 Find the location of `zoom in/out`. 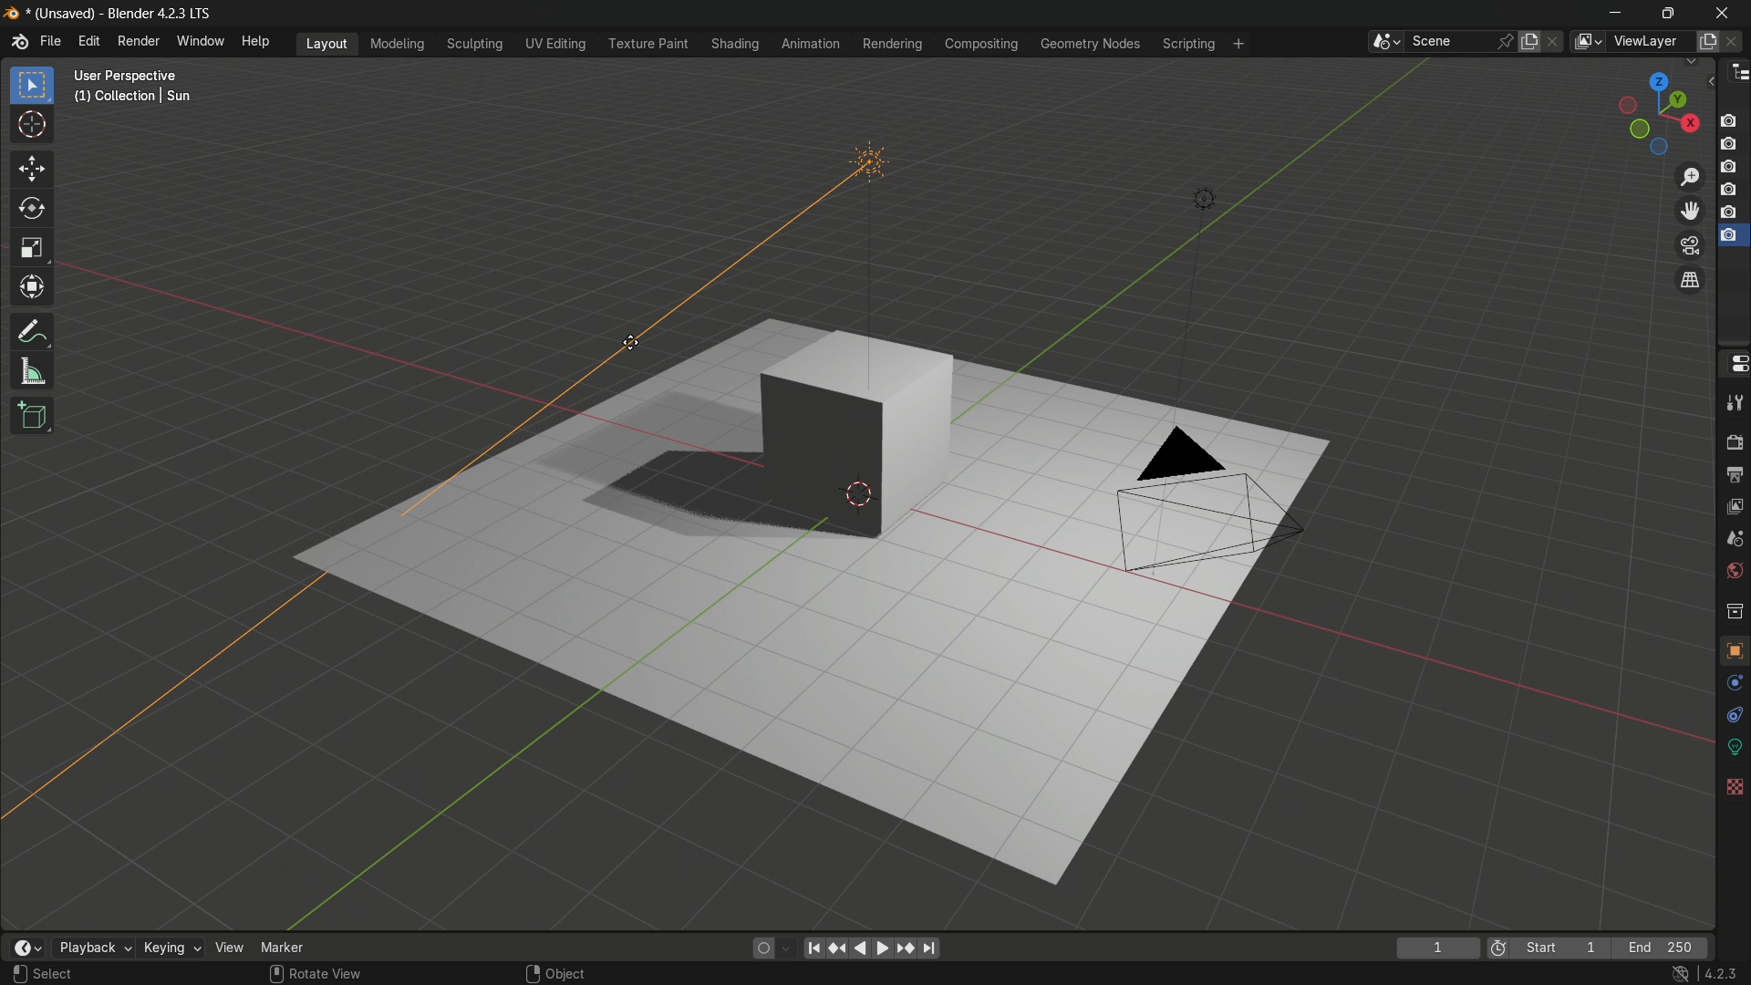

zoom in/out is located at coordinates (1691, 177).